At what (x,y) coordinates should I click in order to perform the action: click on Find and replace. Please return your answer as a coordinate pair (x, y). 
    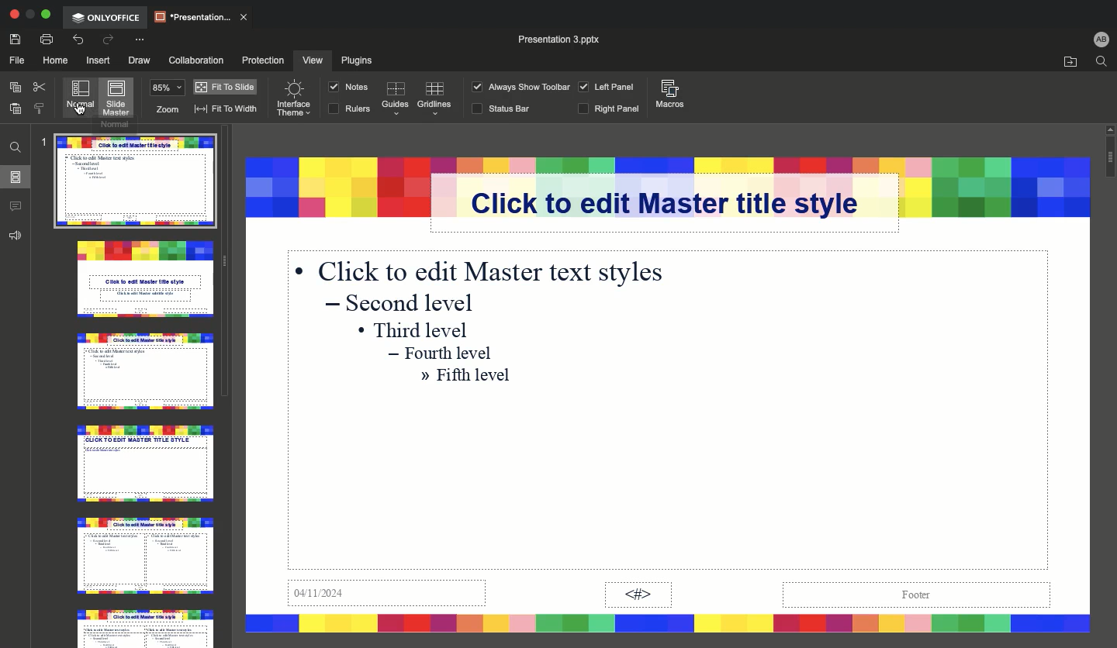
    Looking at the image, I should click on (16, 146).